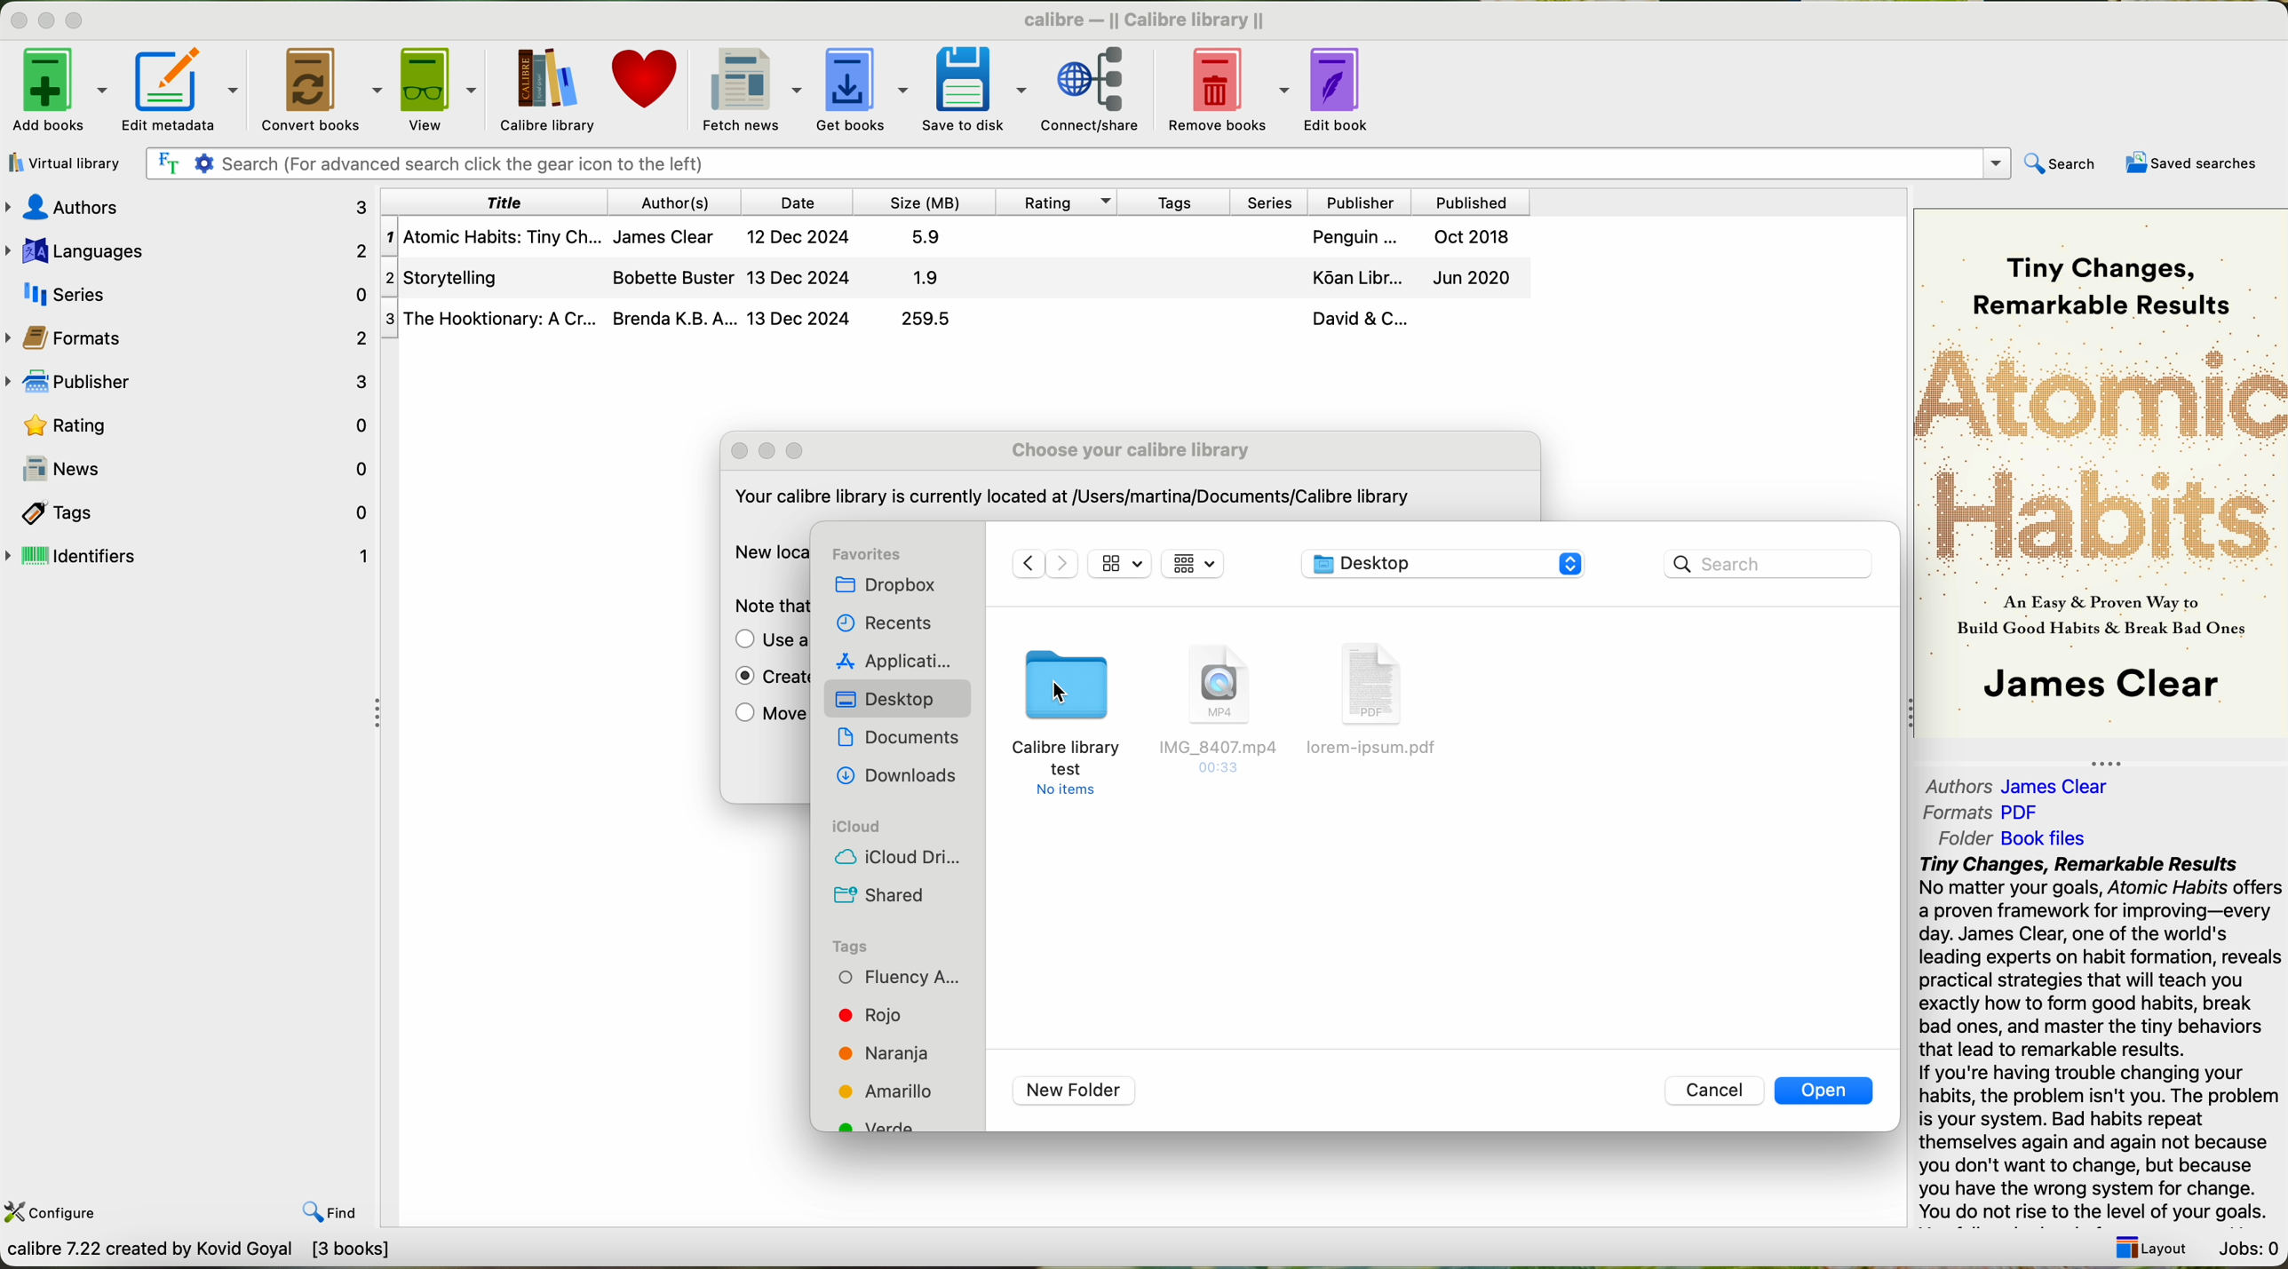 This screenshot has height=1269, width=2288. What do you see at coordinates (1826, 1091) in the screenshot?
I see `open button` at bounding box center [1826, 1091].